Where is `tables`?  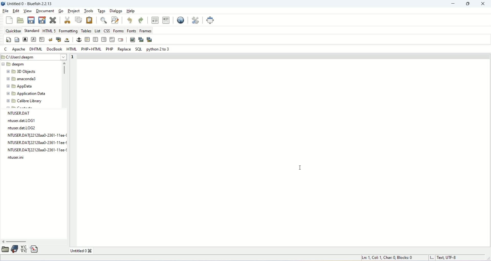
tables is located at coordinates (86, 30).